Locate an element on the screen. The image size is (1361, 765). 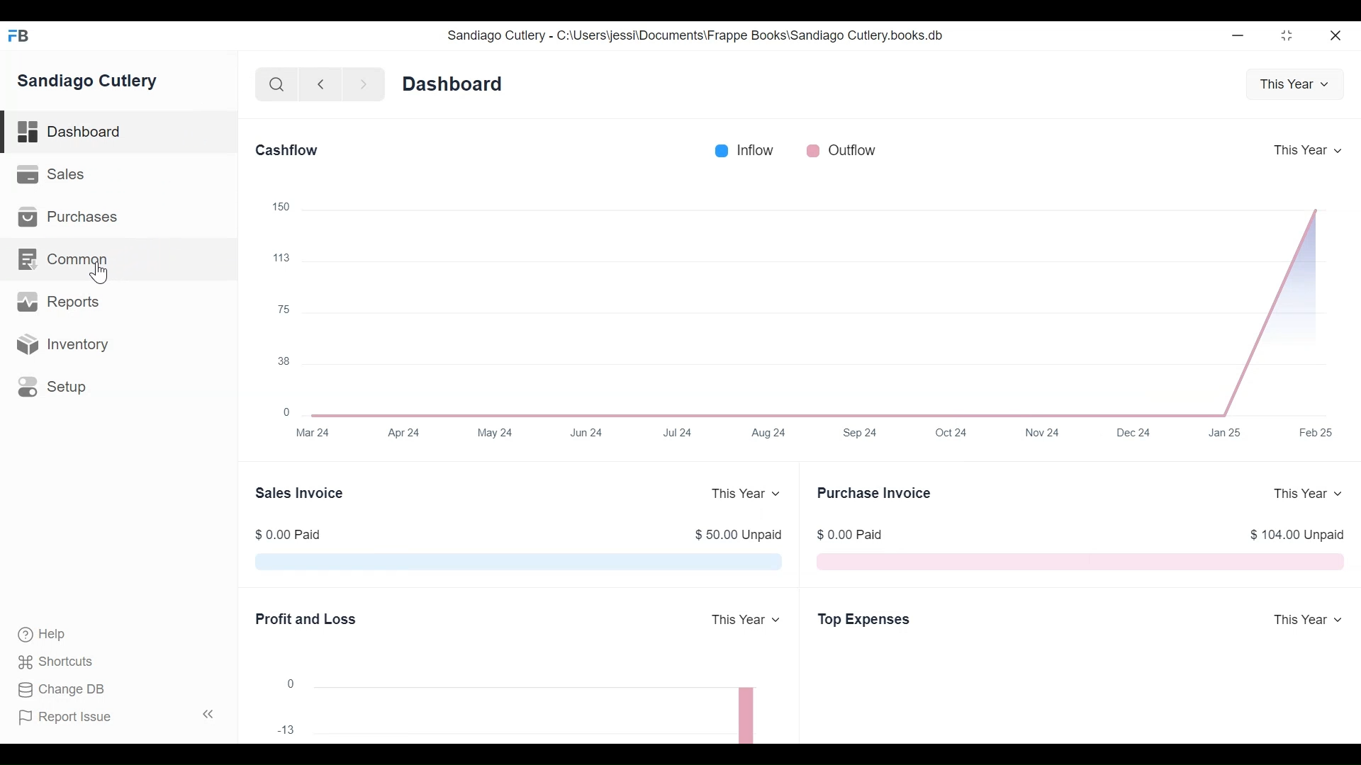
Inflow Color bar is located at coordinates (721, 149).